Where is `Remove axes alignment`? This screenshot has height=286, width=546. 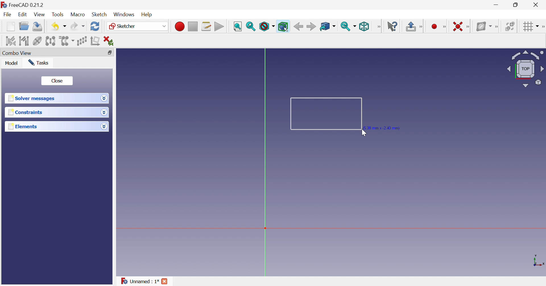 Remove axes alignment is located at coordinates (95, 42).